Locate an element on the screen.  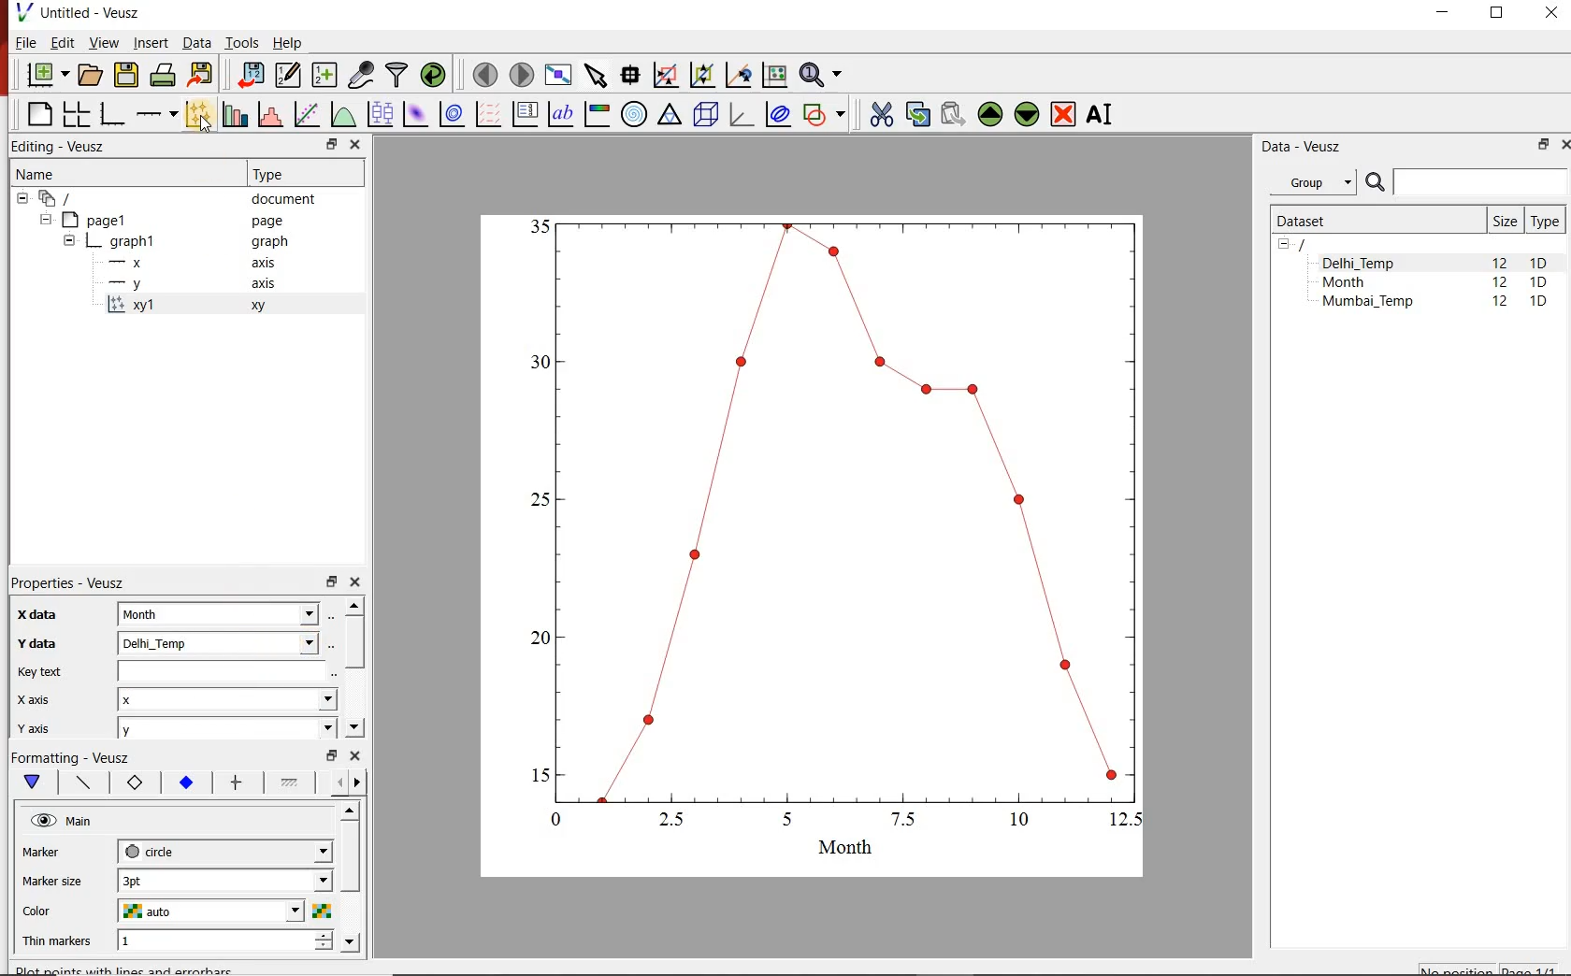
move to the previous page is located at coordinates (484, 74).